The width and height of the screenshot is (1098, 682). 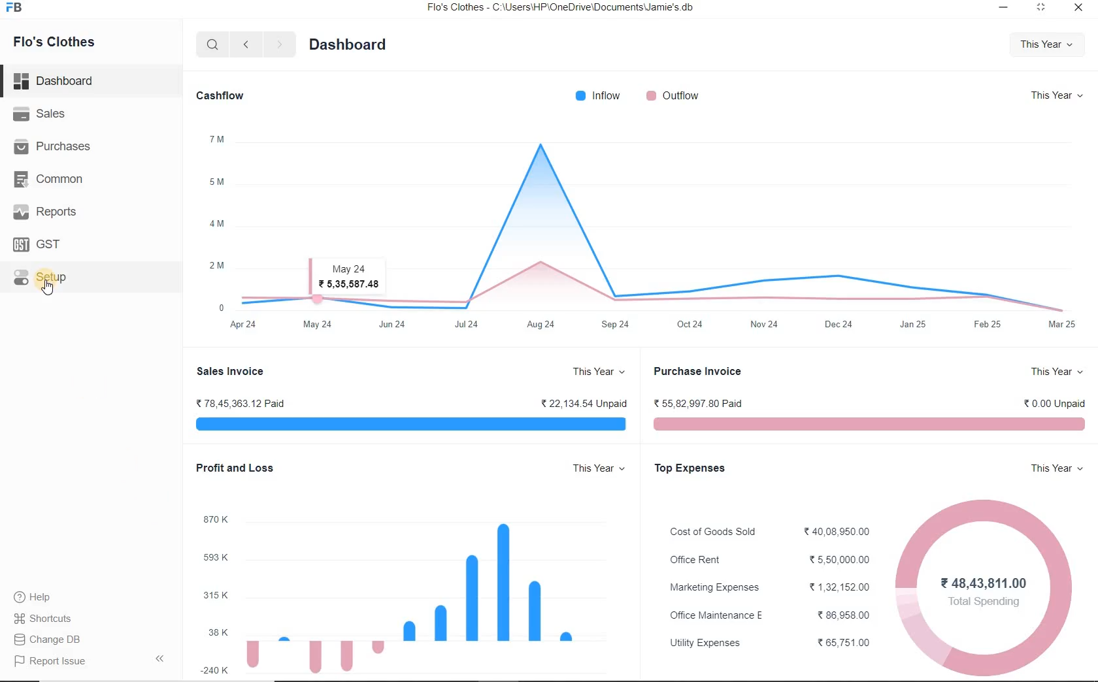 What do you see at coordinates (160, 658) in the screenshot?
I see `hide` at bounding box center [160, 658].